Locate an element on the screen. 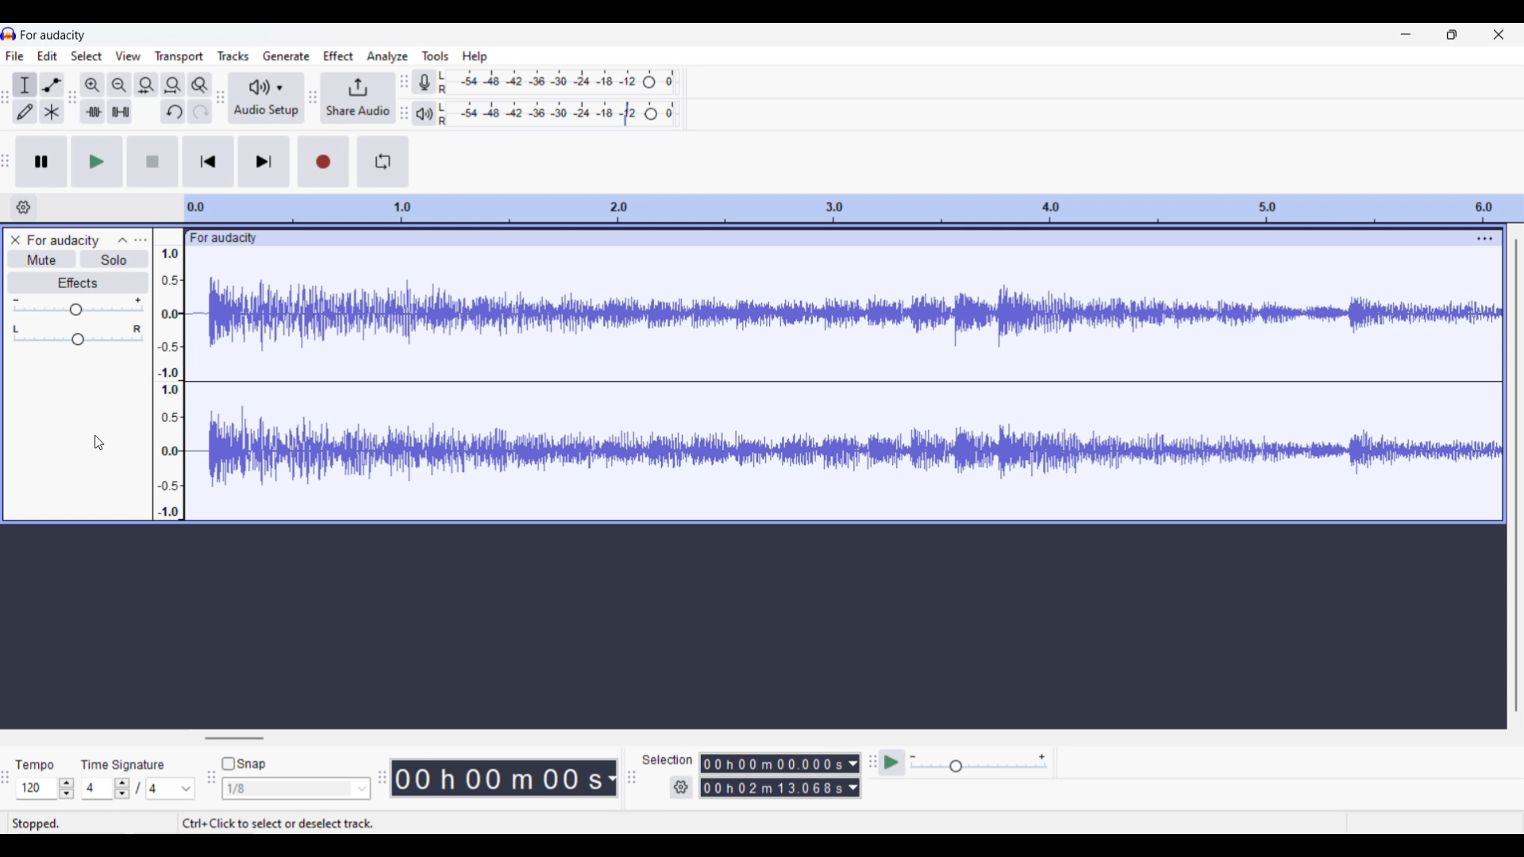  Playback meter is located at coordinates (424, 114).